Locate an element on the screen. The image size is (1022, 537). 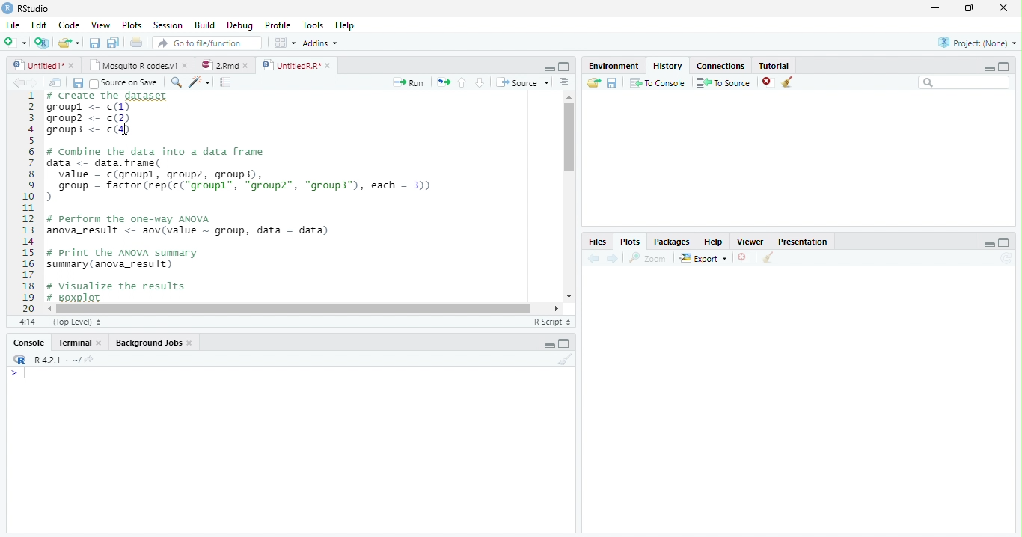
geom boxplot() + Tabs(title = “soxplot of values by Group”, x = “Group”, y = “"value") +theme_minimal ()# mean plot with ggplot2group_means <- aggregate(value ~ group, data = data, mean)ggplot(group_means, aes(x = group, y = value, group = 1)) + #group=1 needed for line pgeon_line() +geon_point() +Tabs(title = “Mean Plot of values by Group”, x = “Group”, y = “Mean value") +theme_minimal ()# Tukey's Hsp for pairwise comparisons (post-hoc test)tukey_result <- TukeyHsD(anova_result)print (tukey_result)#visualize Tukey's HSD results is located at coordinates (299, 197).